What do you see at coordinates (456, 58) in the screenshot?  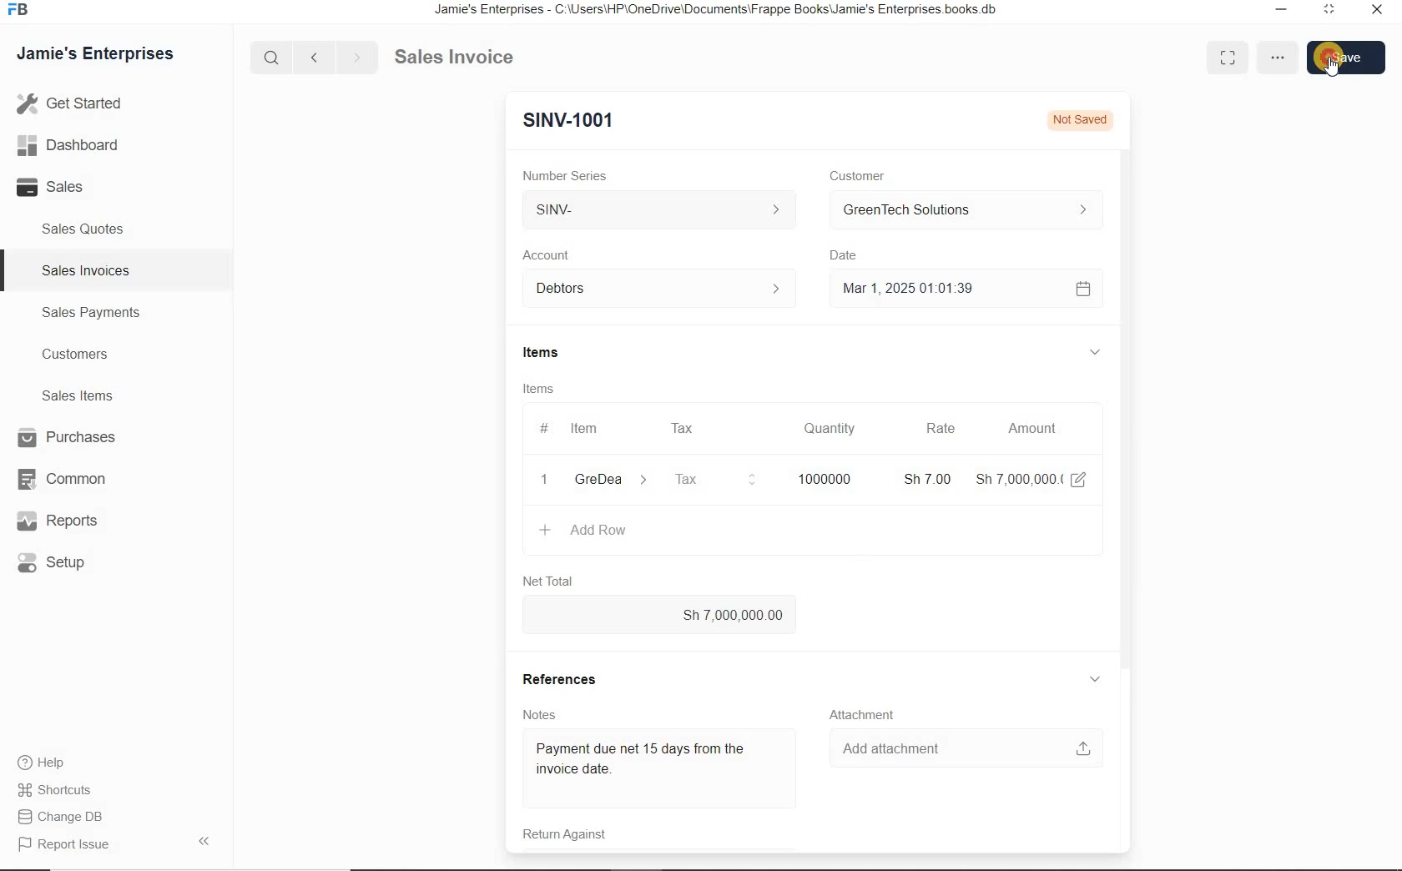 I see `Sales Invoice` at bounding box center [456, 58].